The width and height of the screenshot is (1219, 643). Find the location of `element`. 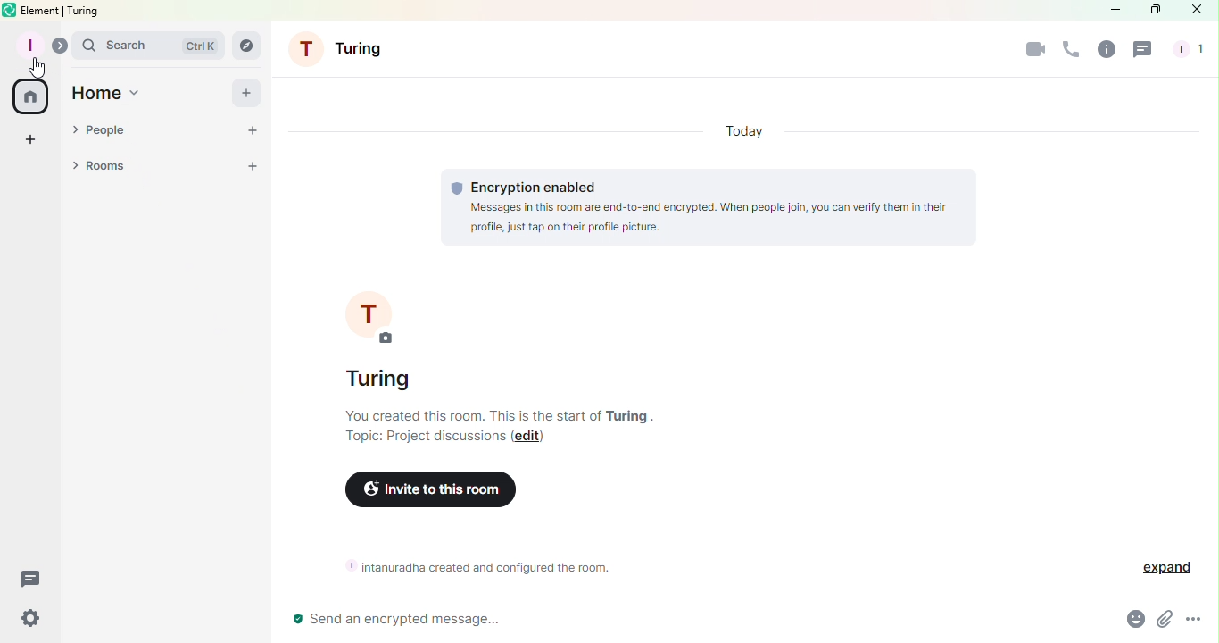

element is located at coordinates (42, 11).